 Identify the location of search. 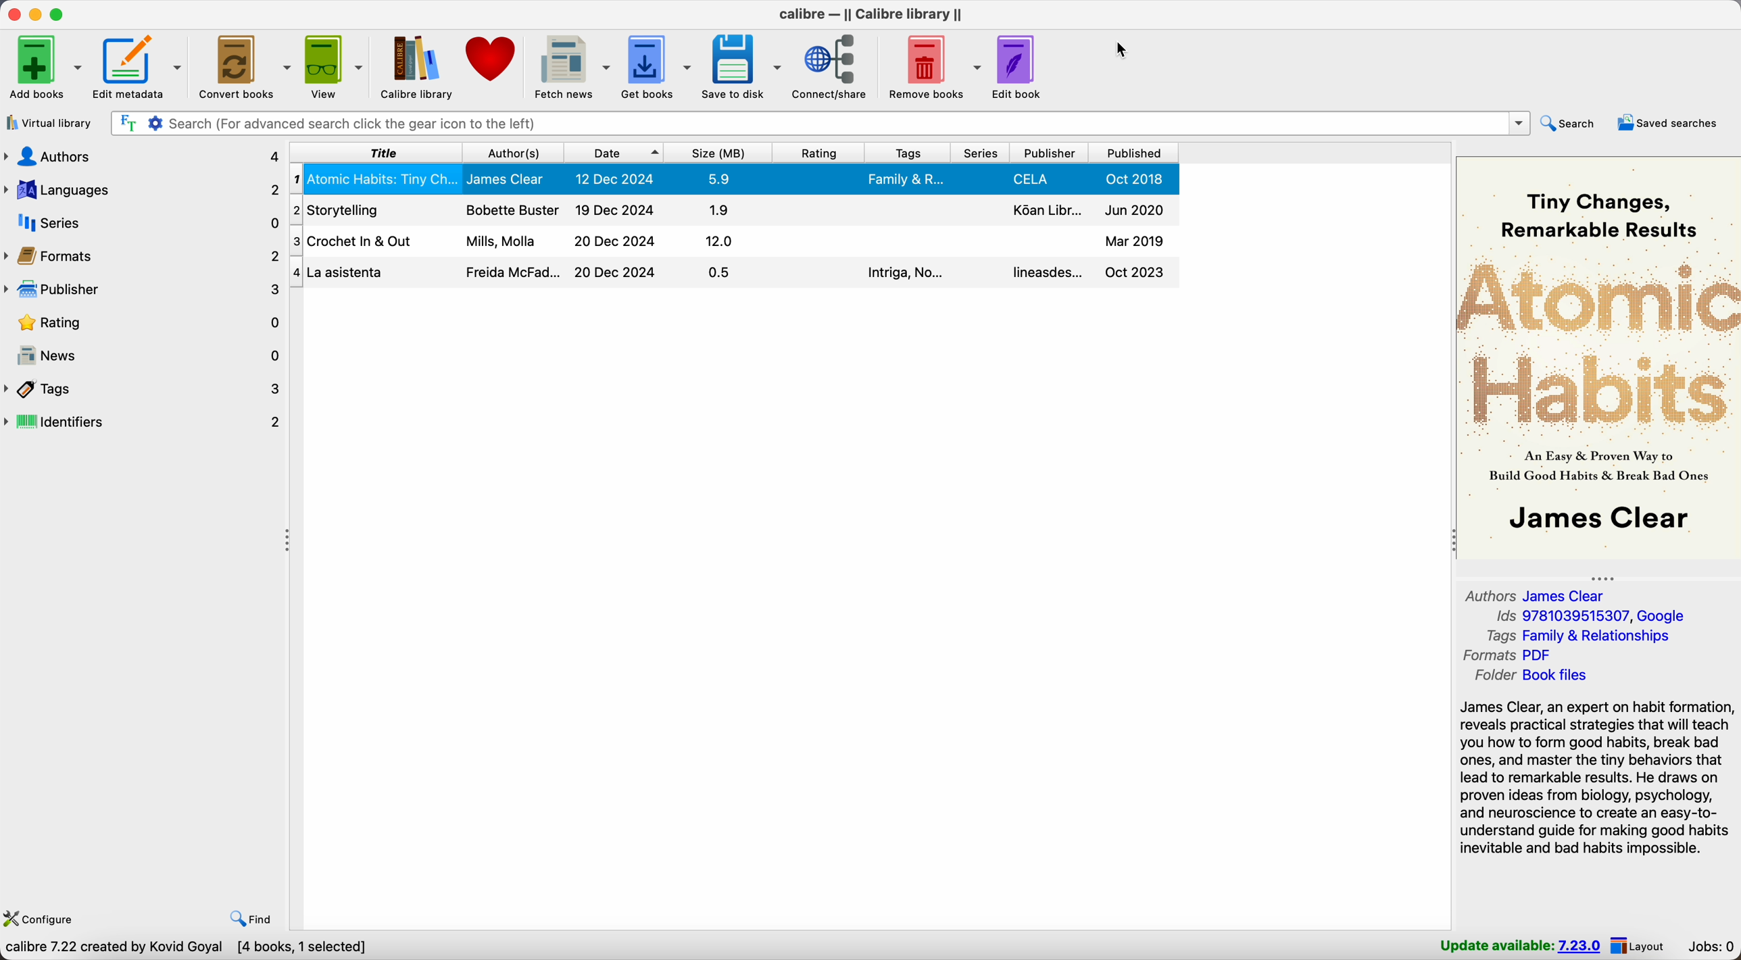
(1570, 124).